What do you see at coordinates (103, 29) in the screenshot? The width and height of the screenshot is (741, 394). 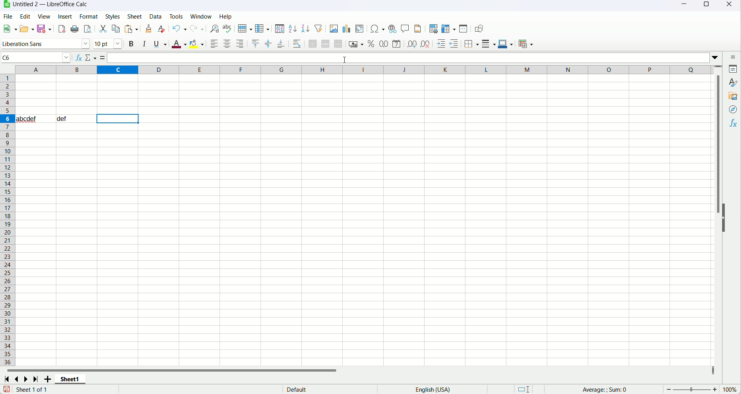 I see `cut` at bounding box center [103, 29].